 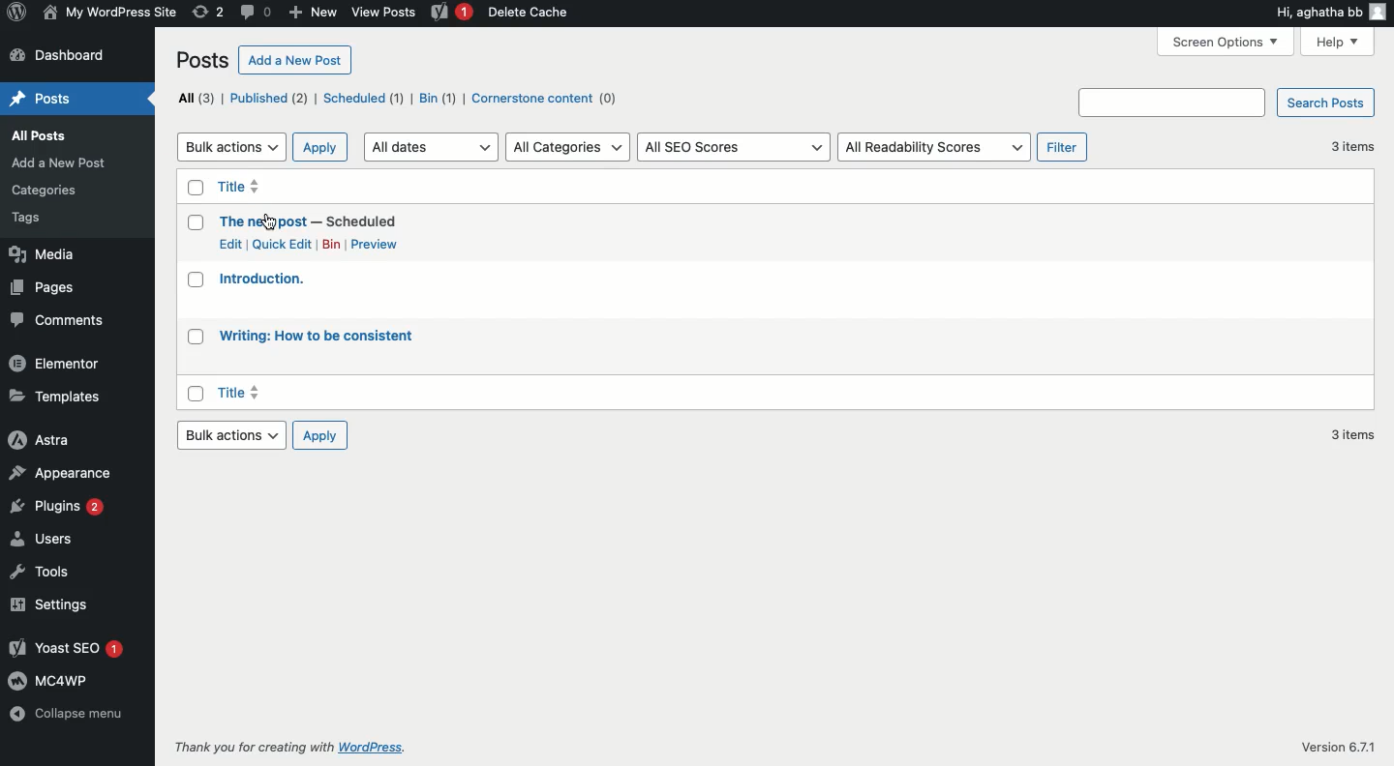 What do you see at coordinates (530, 12) in the screenshot?
I see `Delete cache` at bounding box center [530, 12].